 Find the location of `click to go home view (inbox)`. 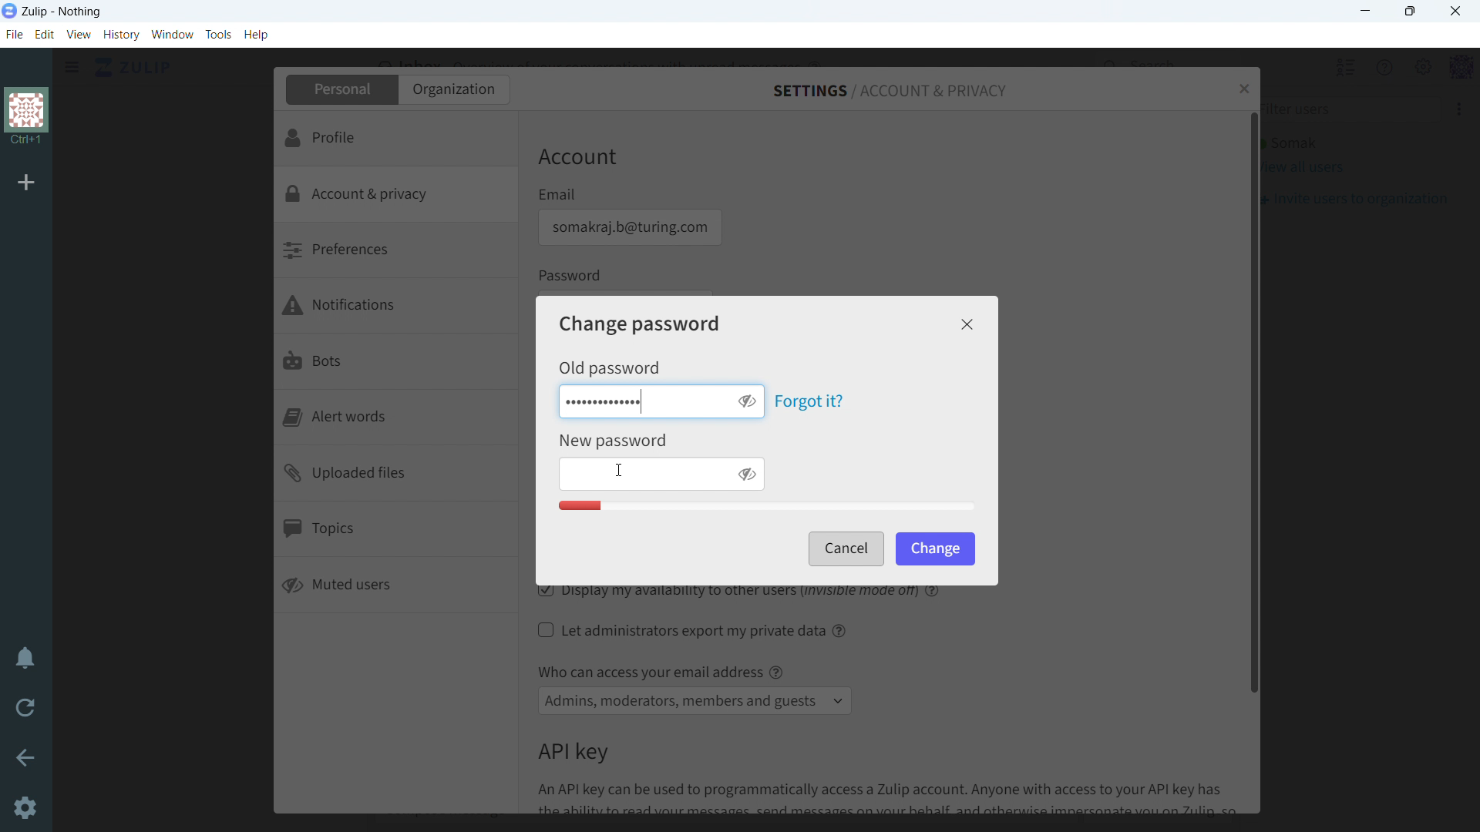

click to go home view (inbox) is located at coordinates (134, 66).